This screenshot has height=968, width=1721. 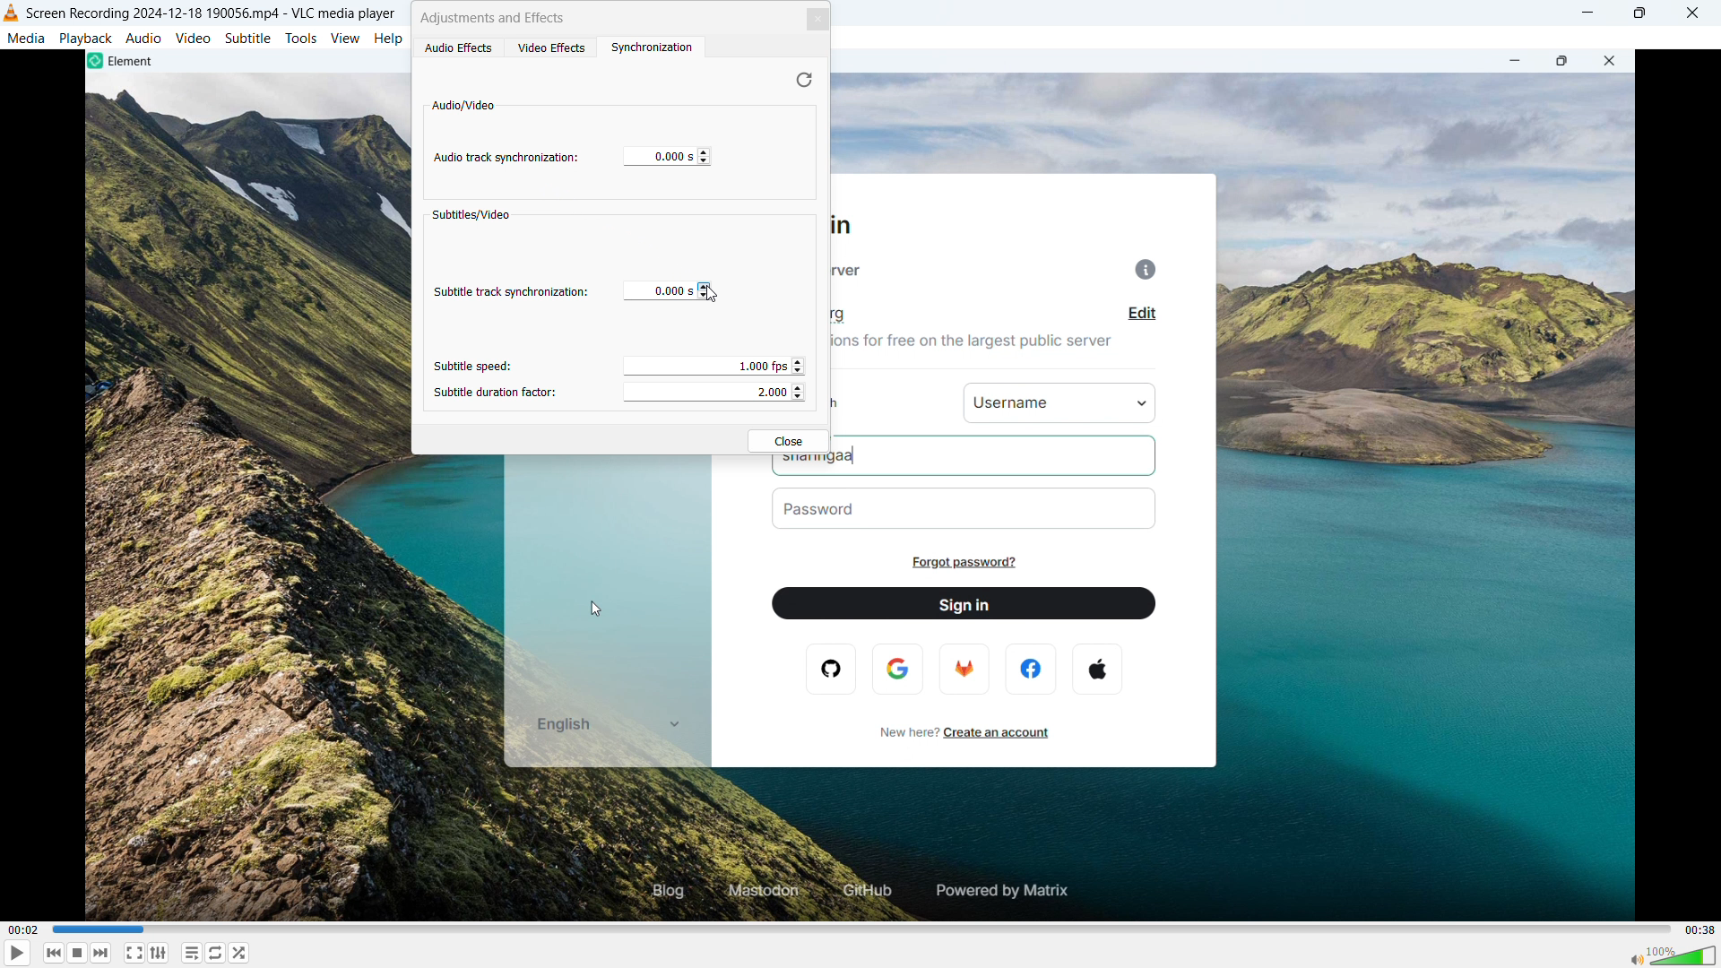 I want to click on new here?, so click(x=905, y=730).